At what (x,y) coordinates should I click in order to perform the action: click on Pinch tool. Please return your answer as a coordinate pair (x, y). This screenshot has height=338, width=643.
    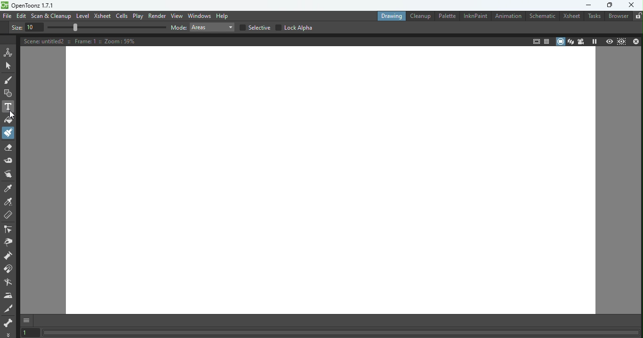
    Looking at the image, I should click on (8, 244).